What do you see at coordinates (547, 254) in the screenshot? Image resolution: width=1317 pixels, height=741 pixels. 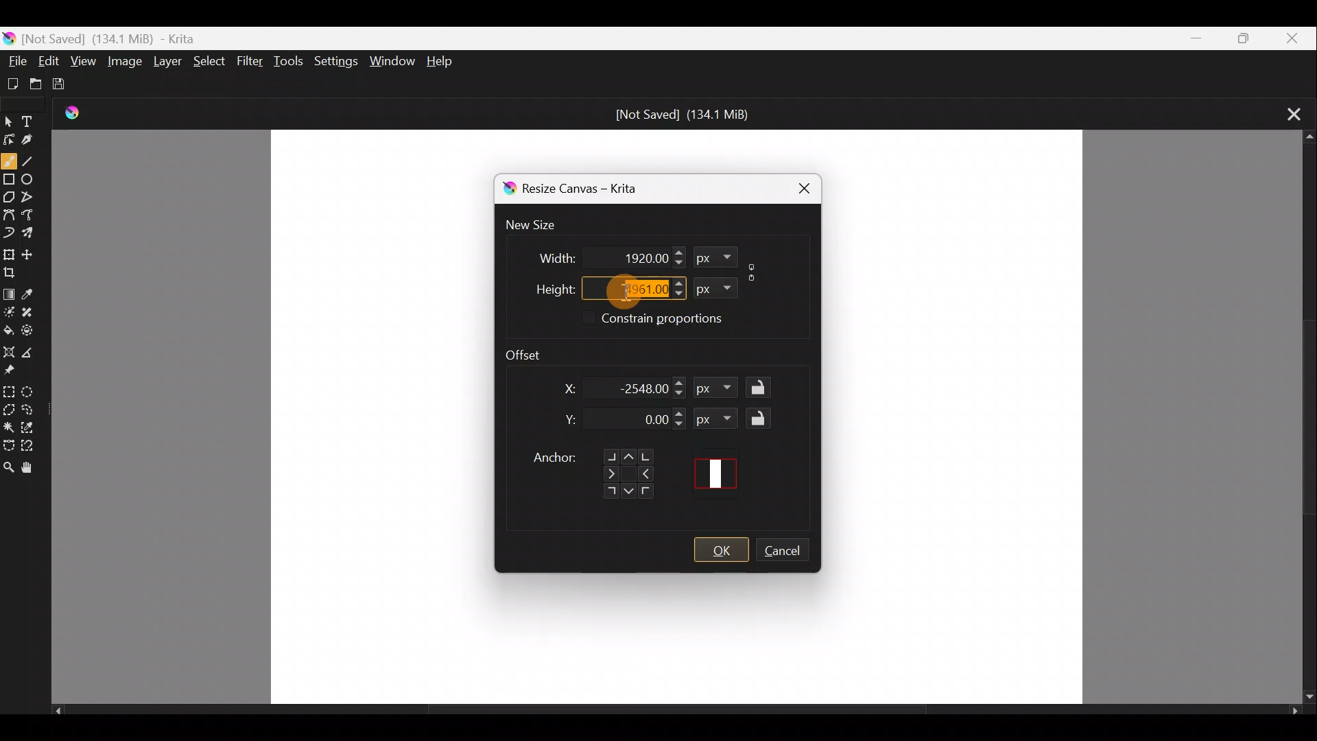 I see `Width` at bounding box center [547, 254].